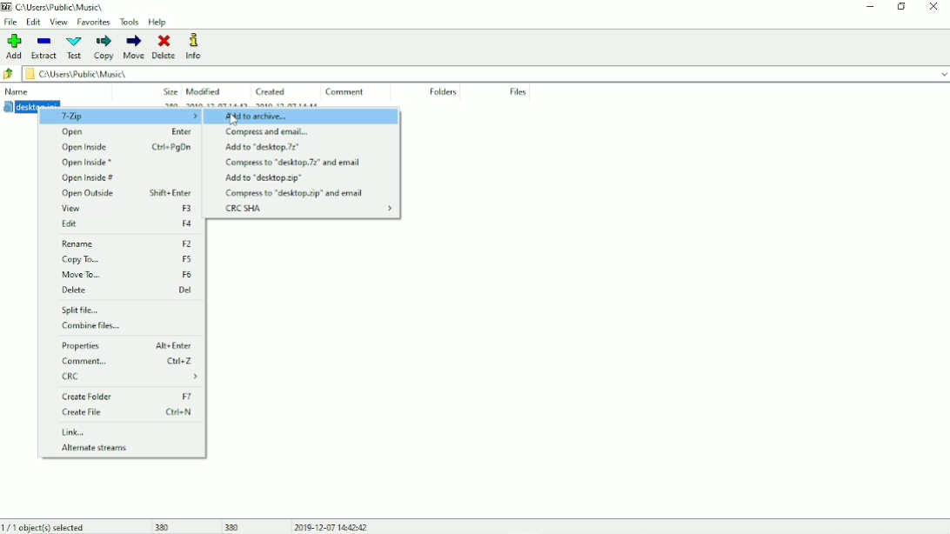 This screenshot has height=534, width=950. What do you see at coordinates (128, 397) in the screenshot?
I see `Create Folder` at bounding box center [128, 397].